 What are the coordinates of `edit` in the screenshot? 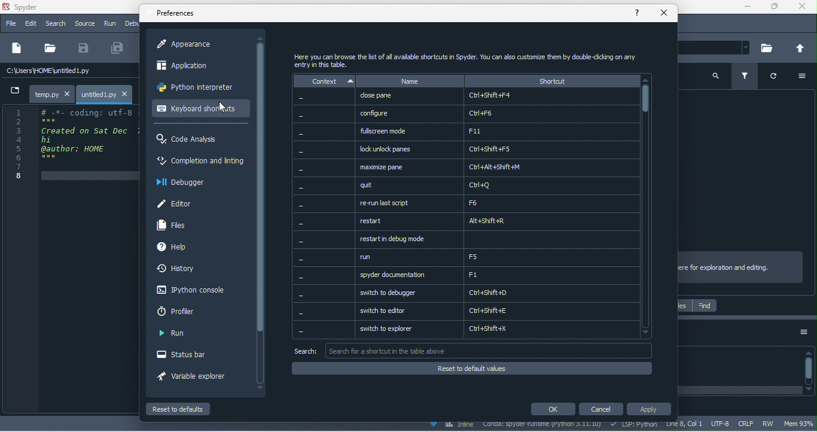 It's located at (30, 24).